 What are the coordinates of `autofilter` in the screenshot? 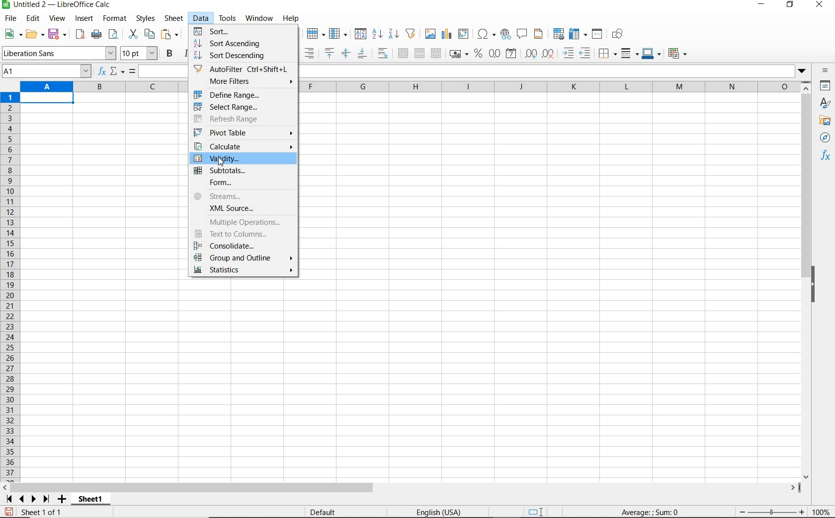 It's located at (241, 69).